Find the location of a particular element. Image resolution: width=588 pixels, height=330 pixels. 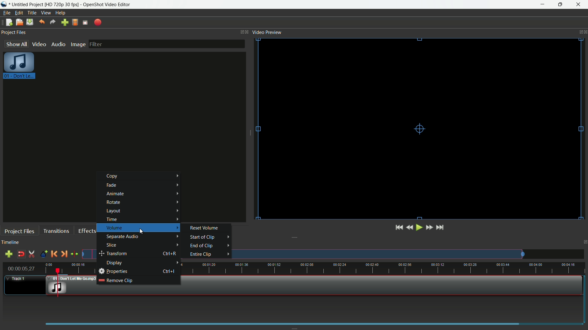

view menu is located at coordinates (46, 13).